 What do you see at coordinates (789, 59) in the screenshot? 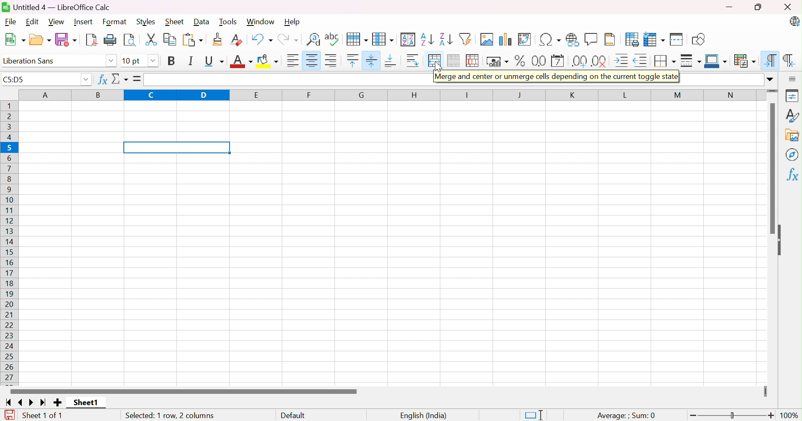
I see `Right-To-Left` at bounding box center [789, 59].